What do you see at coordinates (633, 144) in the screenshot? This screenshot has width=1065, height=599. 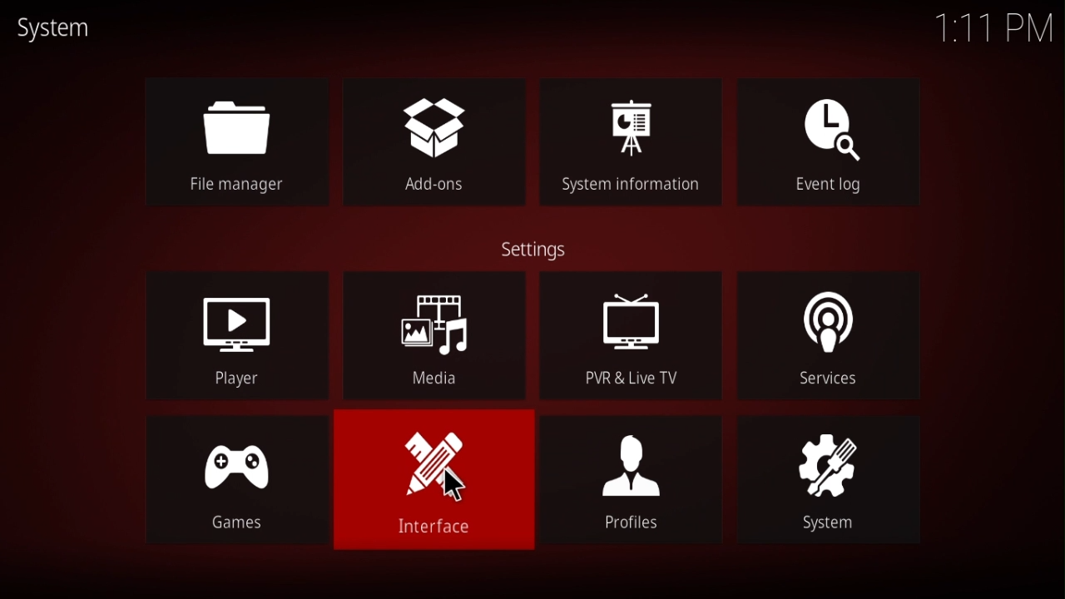 I see `system information` at bounding box center [633, 144].